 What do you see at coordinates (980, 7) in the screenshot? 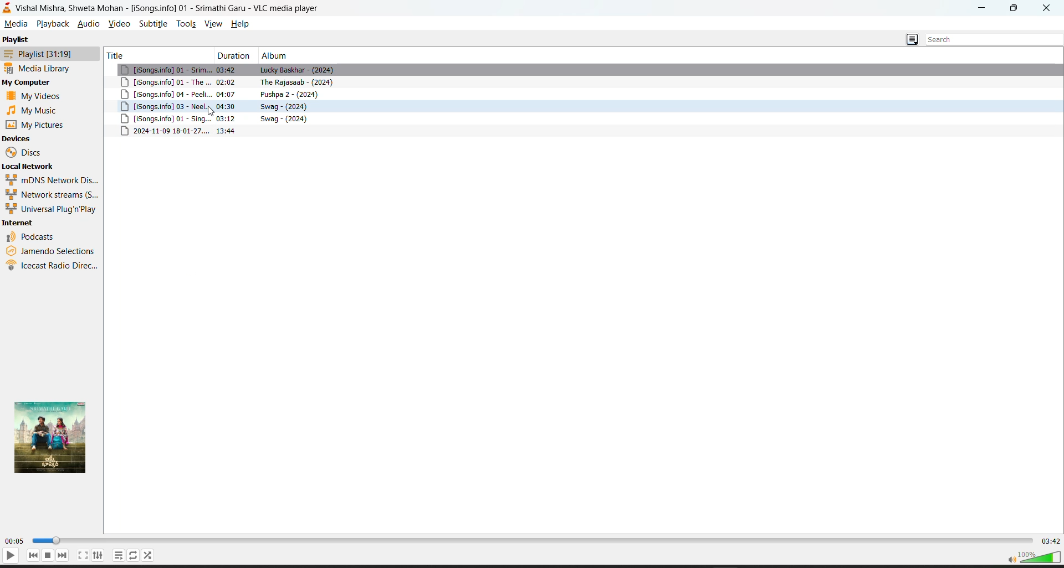
I see `minimize` at bounding box center [980, 7].